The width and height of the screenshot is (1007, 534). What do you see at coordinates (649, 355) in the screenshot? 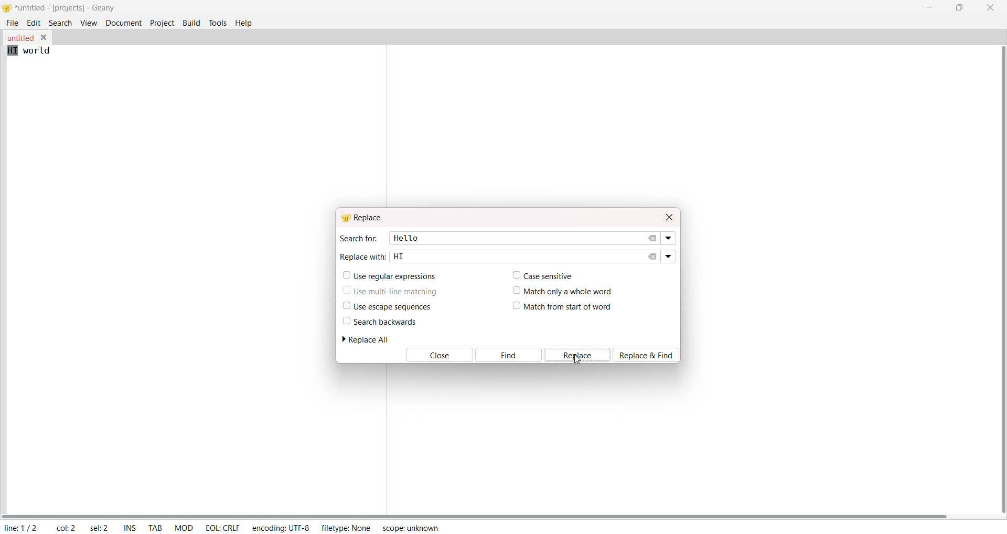
I see `Replace & Find` at bounding box center [649, 355].